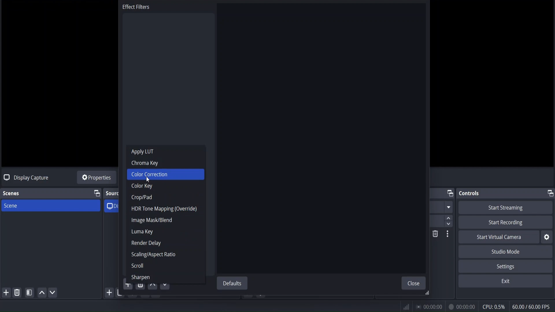 The height and width of the screenshot is (312, 555). Describe the element at coordinates (448, 235) in the screenshot. I see `` at that location.